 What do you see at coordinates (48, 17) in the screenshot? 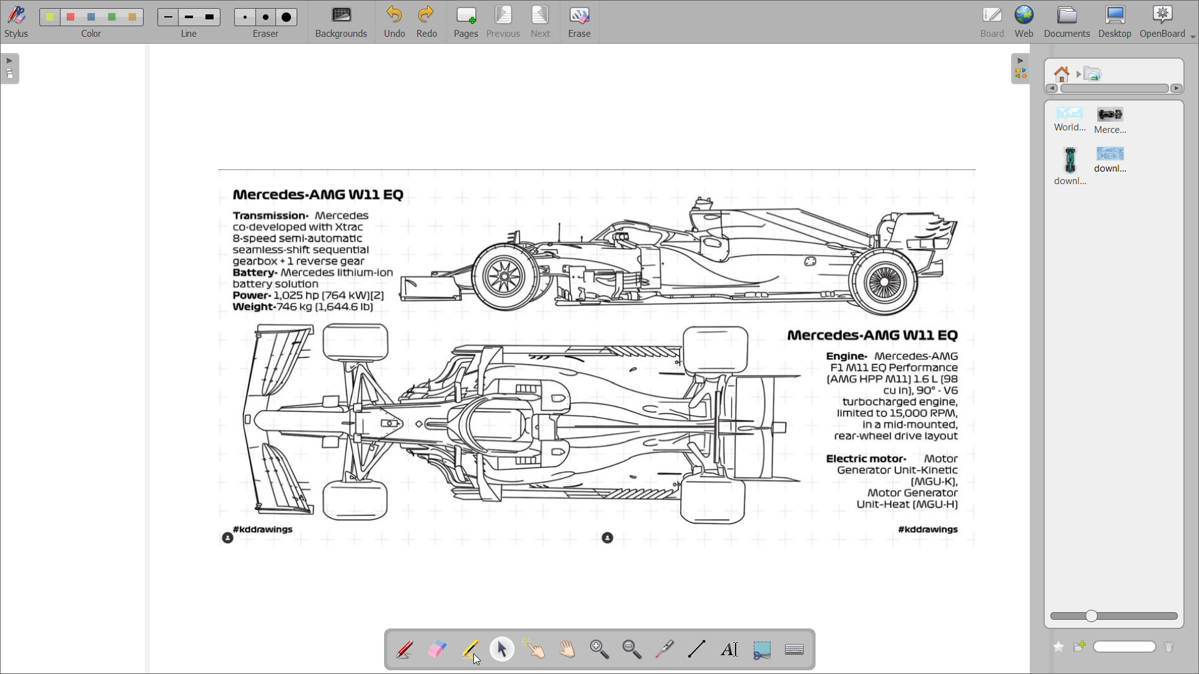
I see `color 1` at bounding box center [48, 17].